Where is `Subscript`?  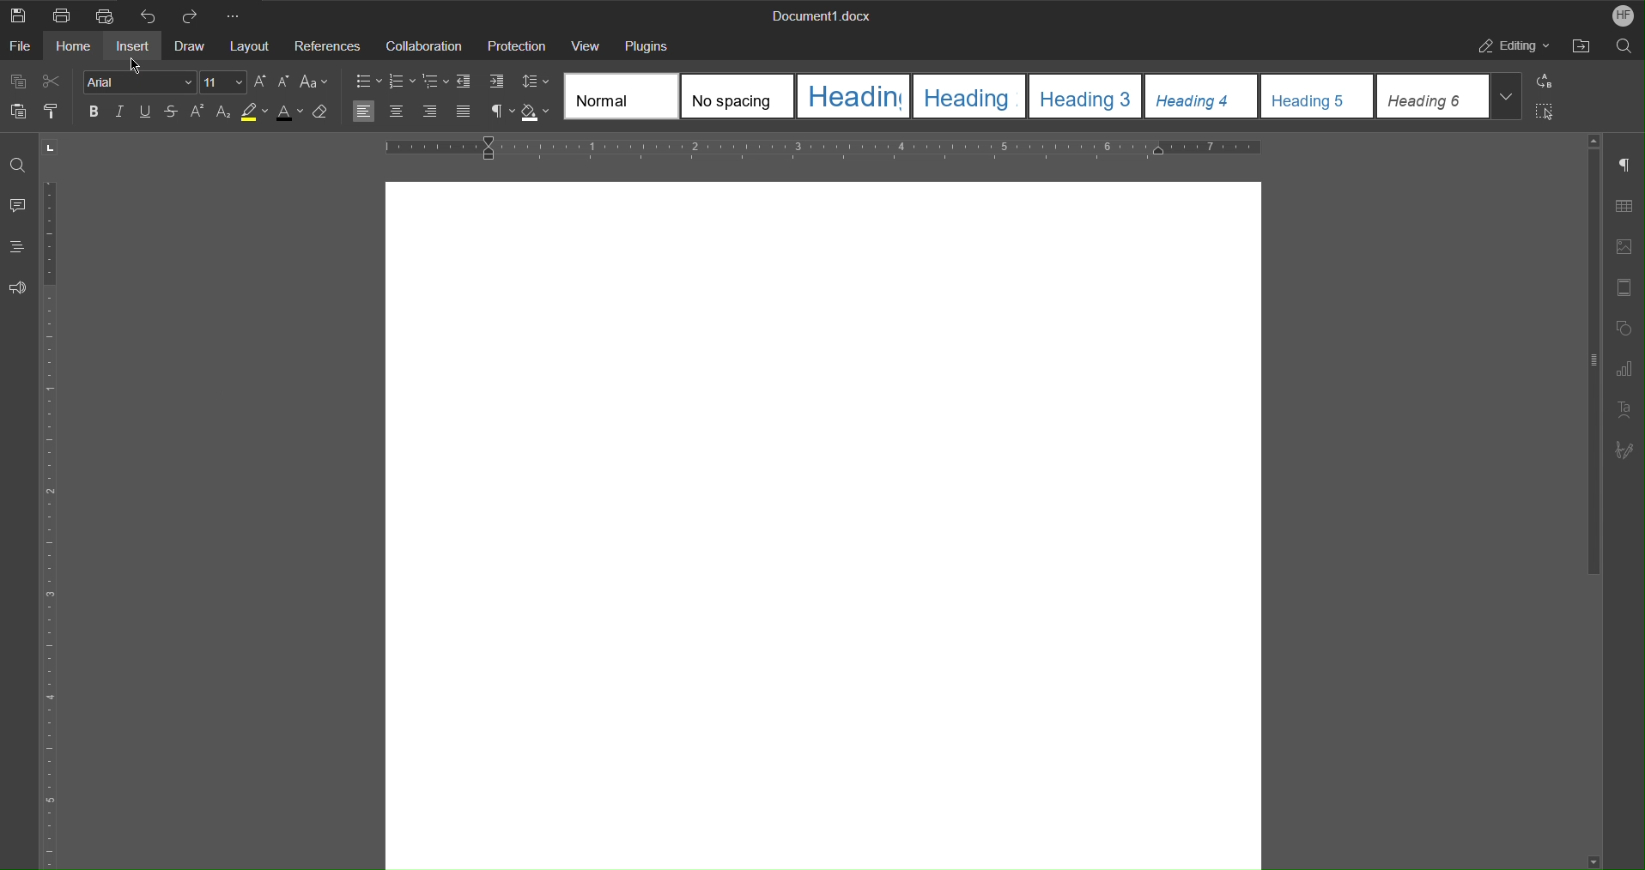 Subscript is located at coordinates (223, 112).